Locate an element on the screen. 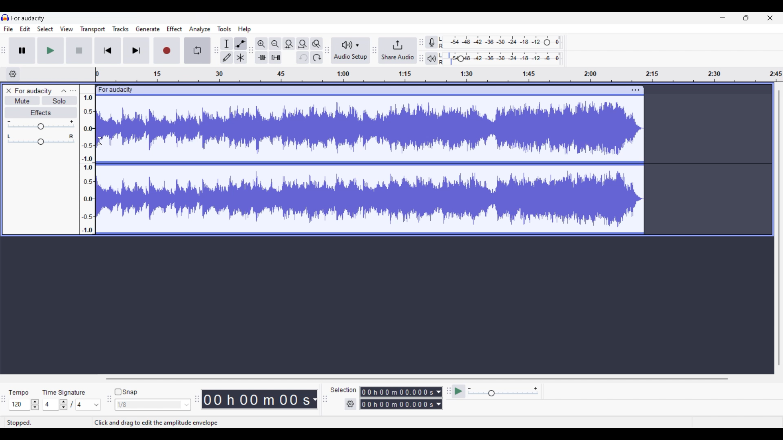 The height and width of the screenshot is (440, 783). Tempo settings is located at coordinates (24, 405).